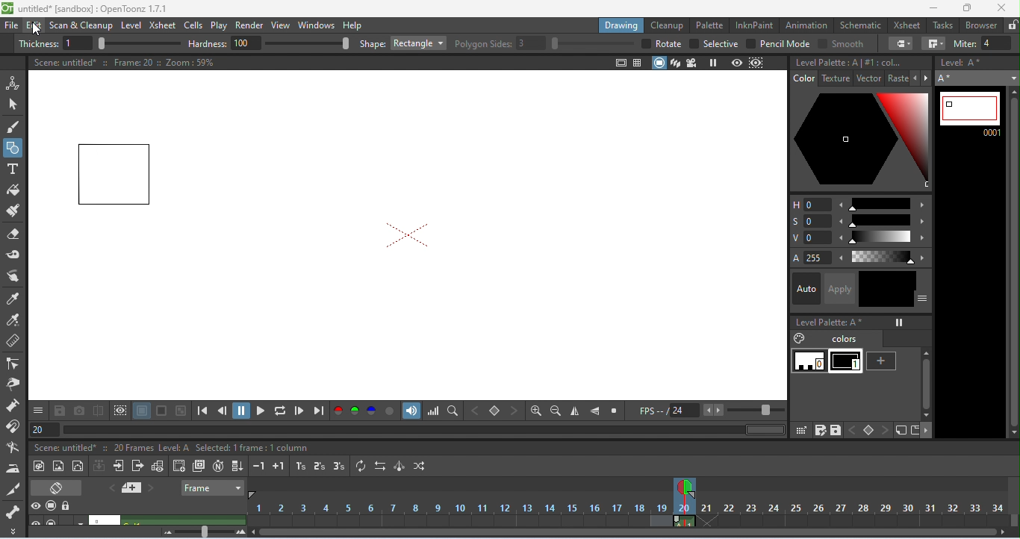 This screenshot has height=539, width=1020. What do you see at coordinates (858, 259) in the screenshot?
I see `alpha` at bounding box center [858, 259].